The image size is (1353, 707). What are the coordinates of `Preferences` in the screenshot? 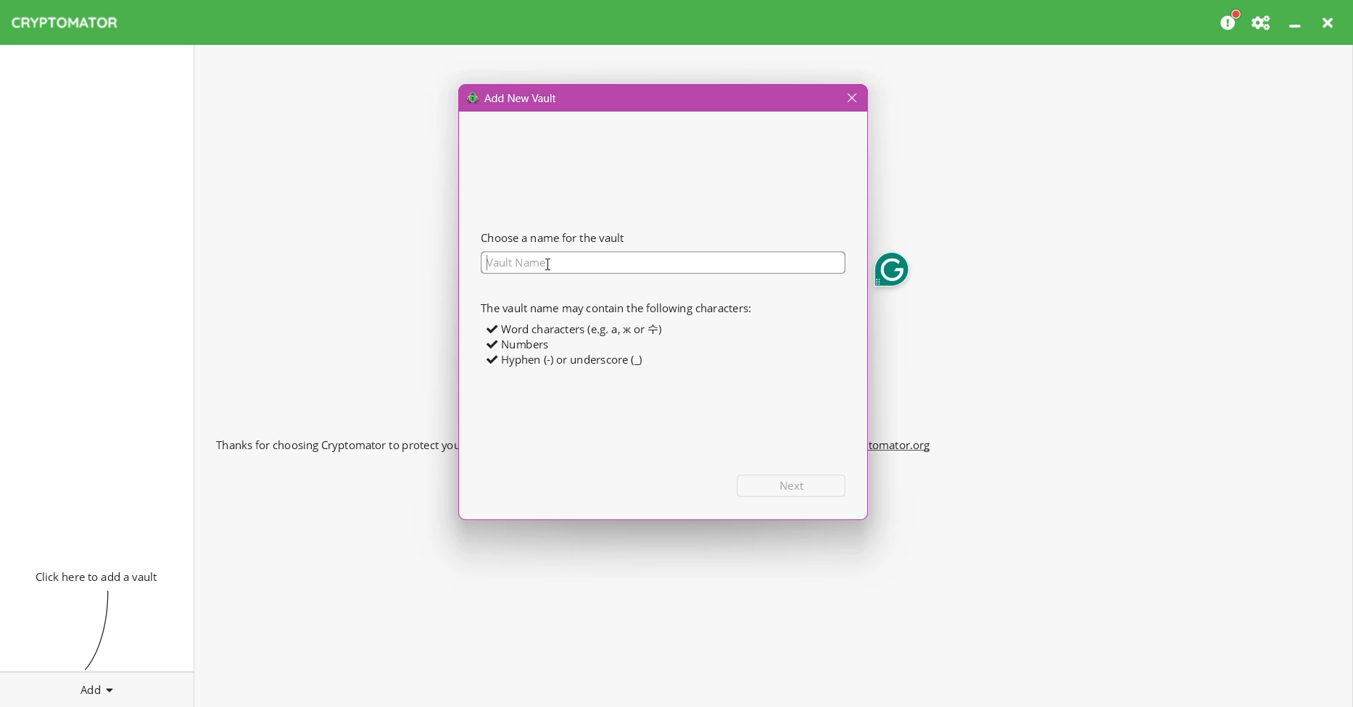 It's located at (1262, 22).